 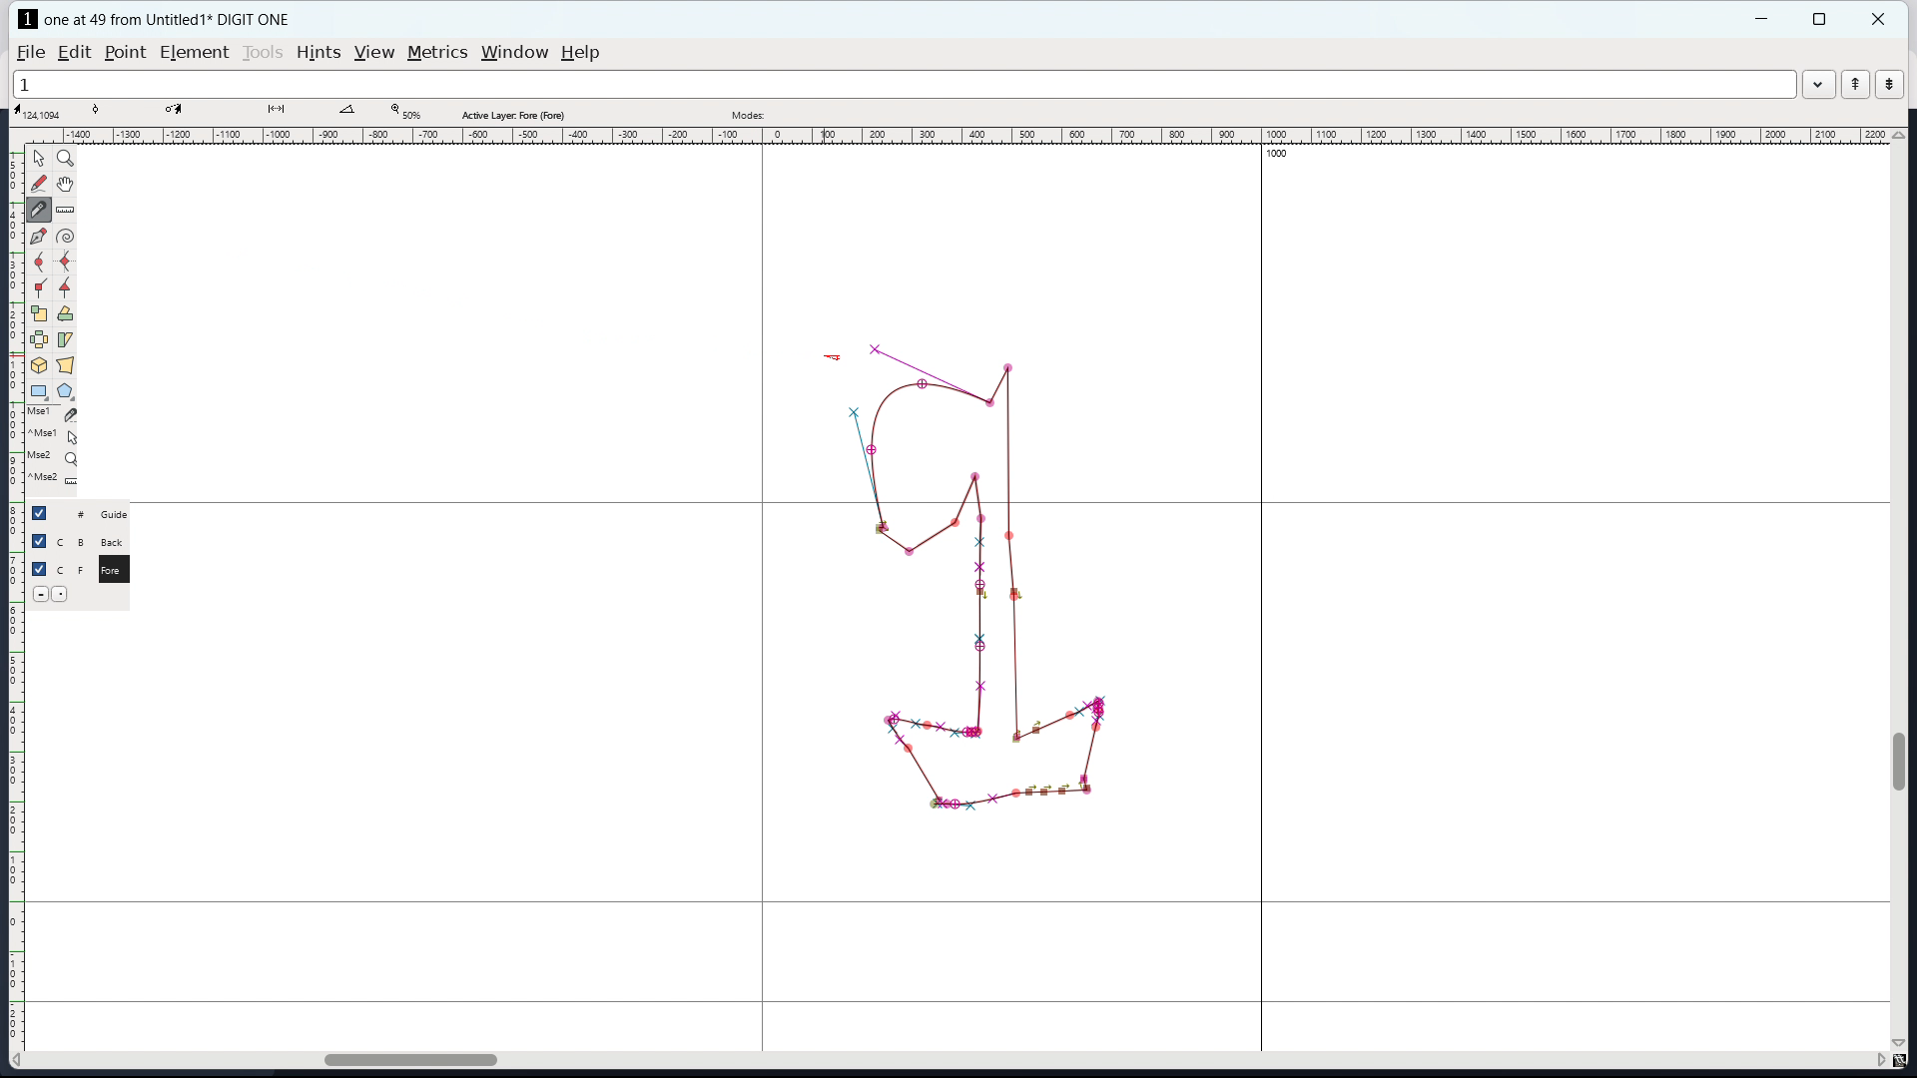 I want to click on vertical ruler, so click(x=16, y=601).